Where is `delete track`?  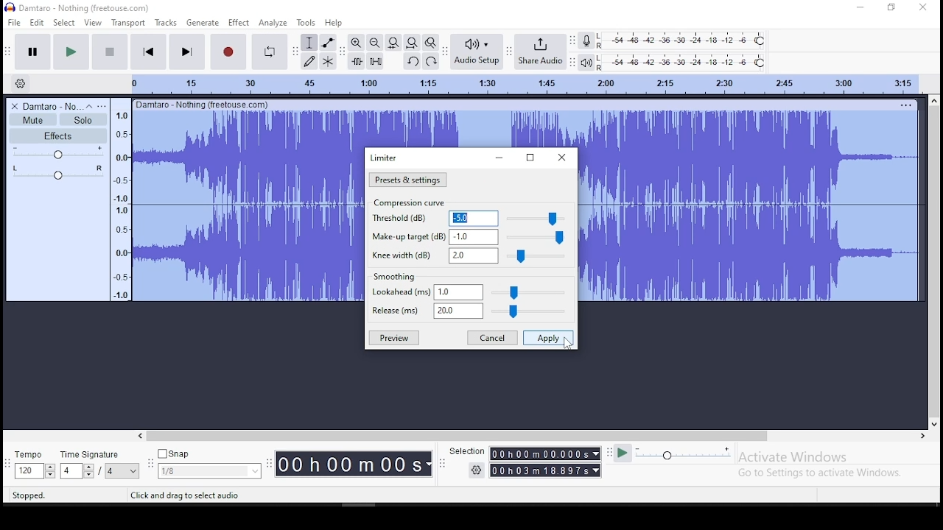 delete track is located at coordinates (12, 106).